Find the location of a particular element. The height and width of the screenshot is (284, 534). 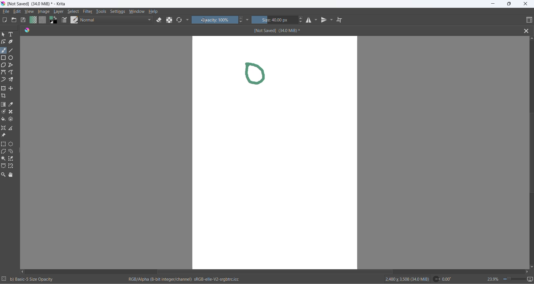

calligraphy is located at coordinates (13, 42).